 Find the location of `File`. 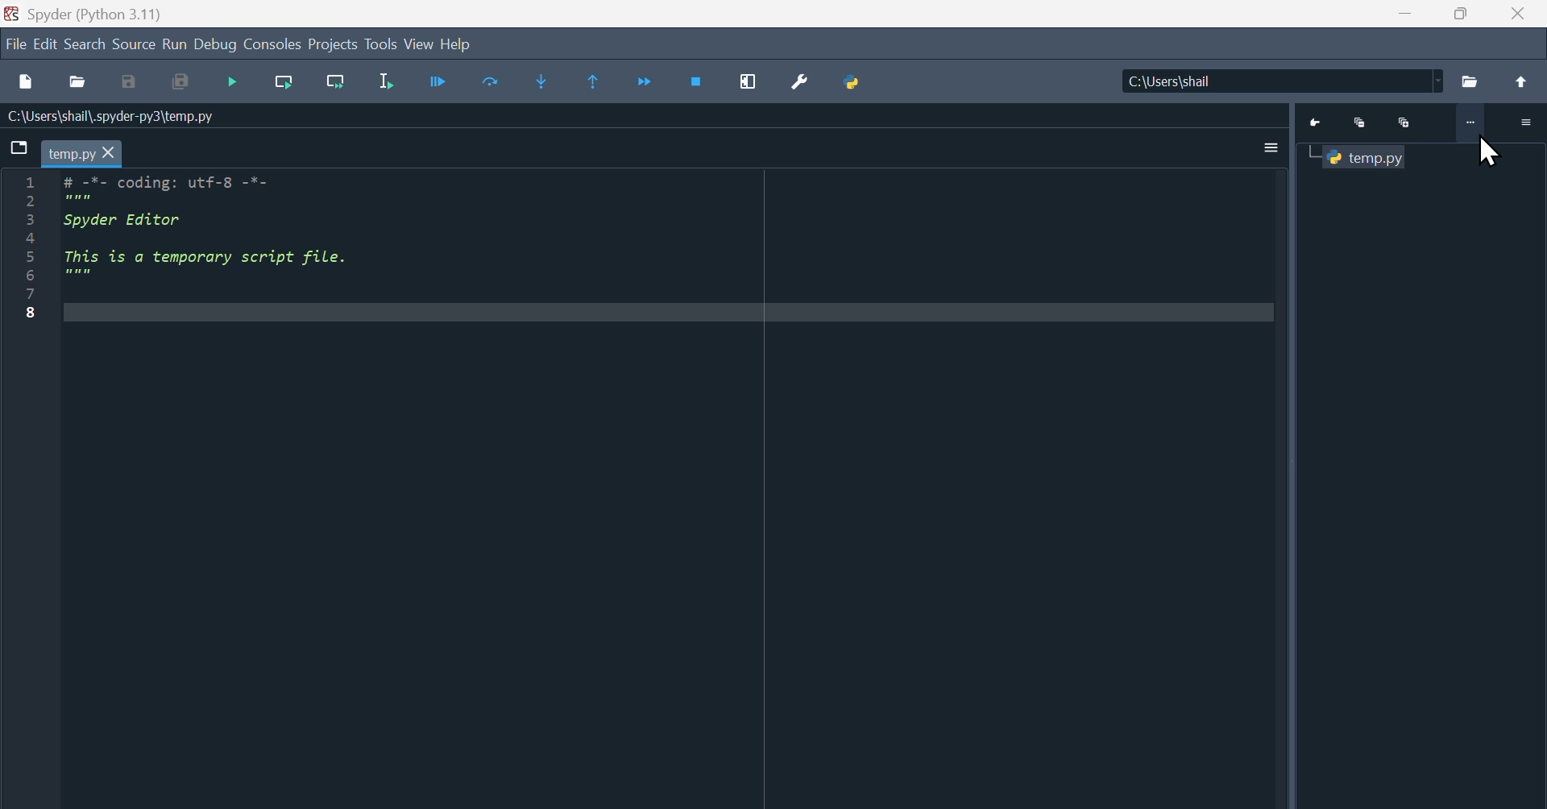

File is located at coordinates (1471, 81).